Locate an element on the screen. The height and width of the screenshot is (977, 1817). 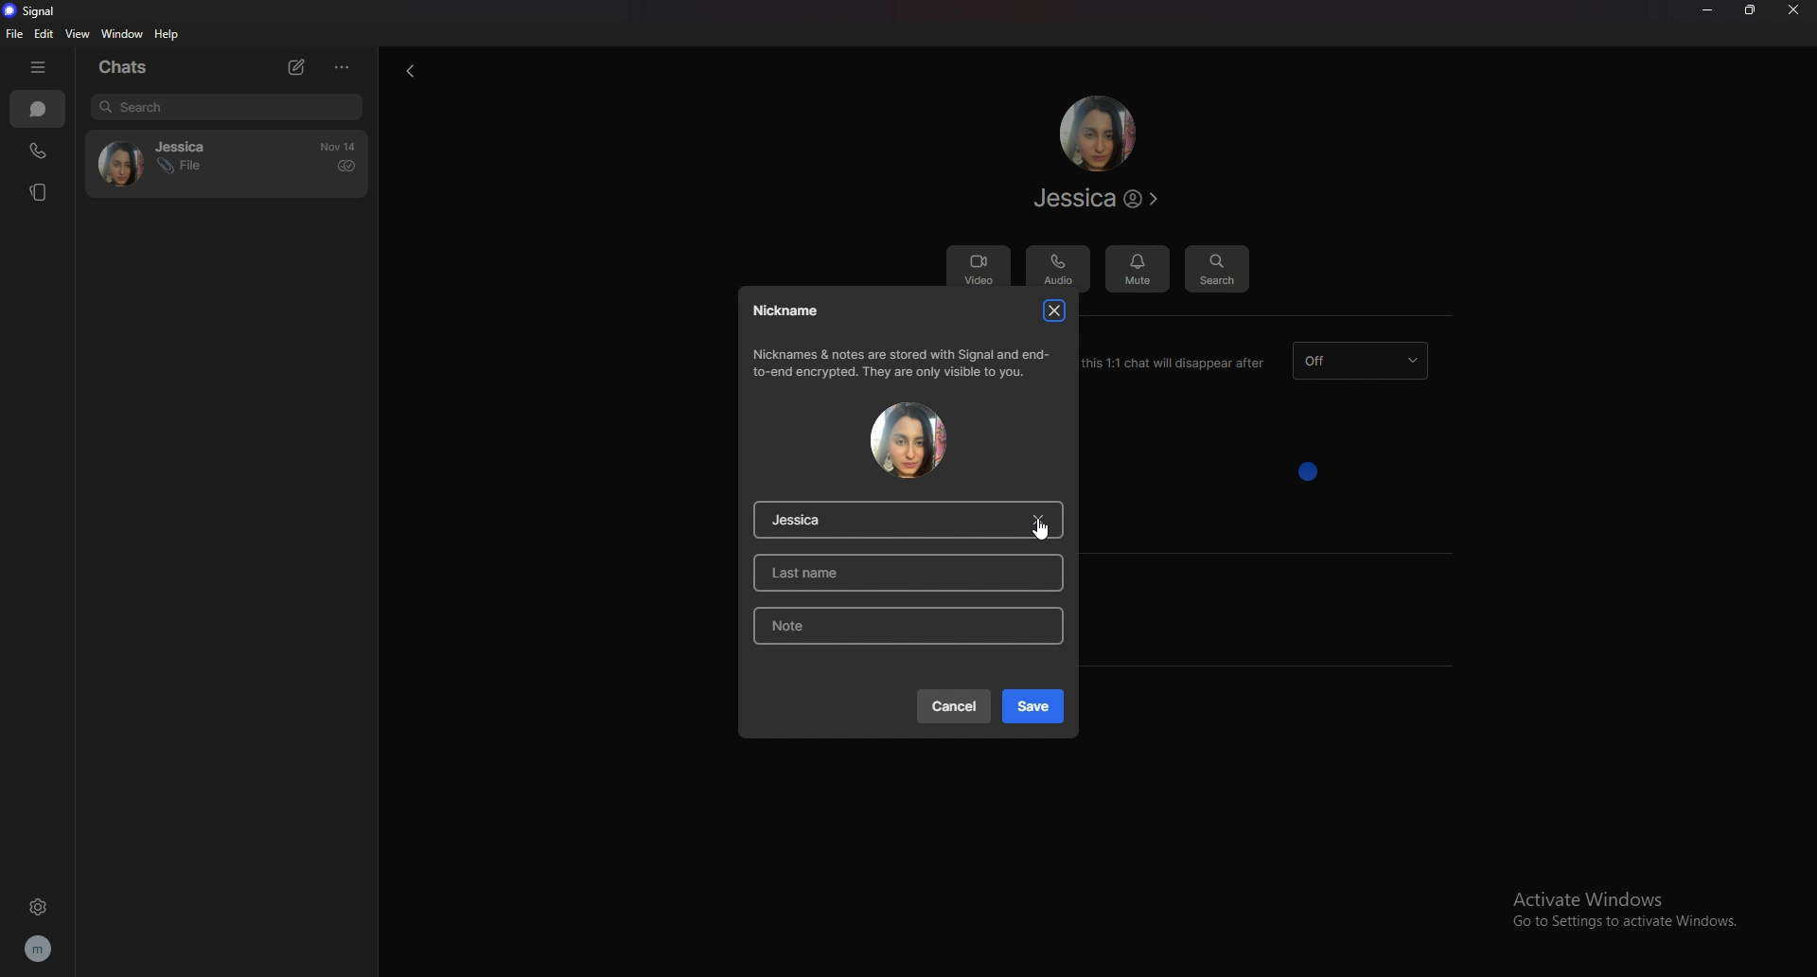
cursor is located at coordinates (1040, 529).